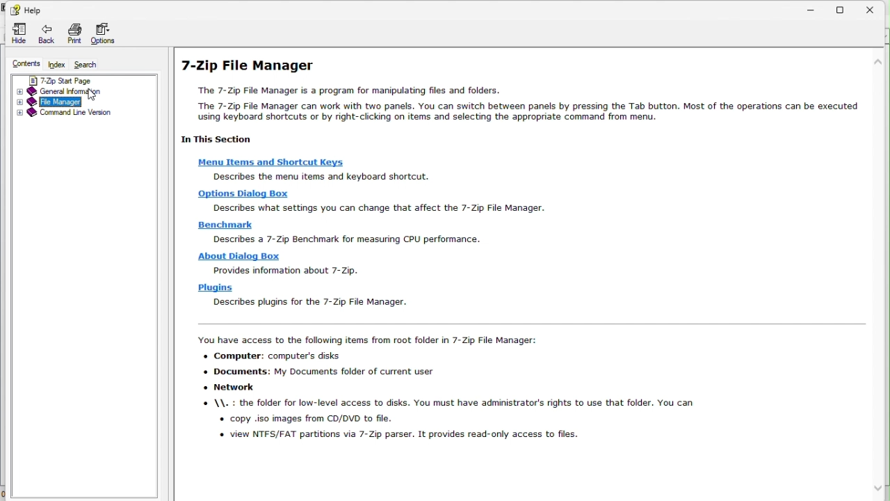 The height and width of the screenshot is (501, 890). I want to click on about dialog box, so click(243, 257).